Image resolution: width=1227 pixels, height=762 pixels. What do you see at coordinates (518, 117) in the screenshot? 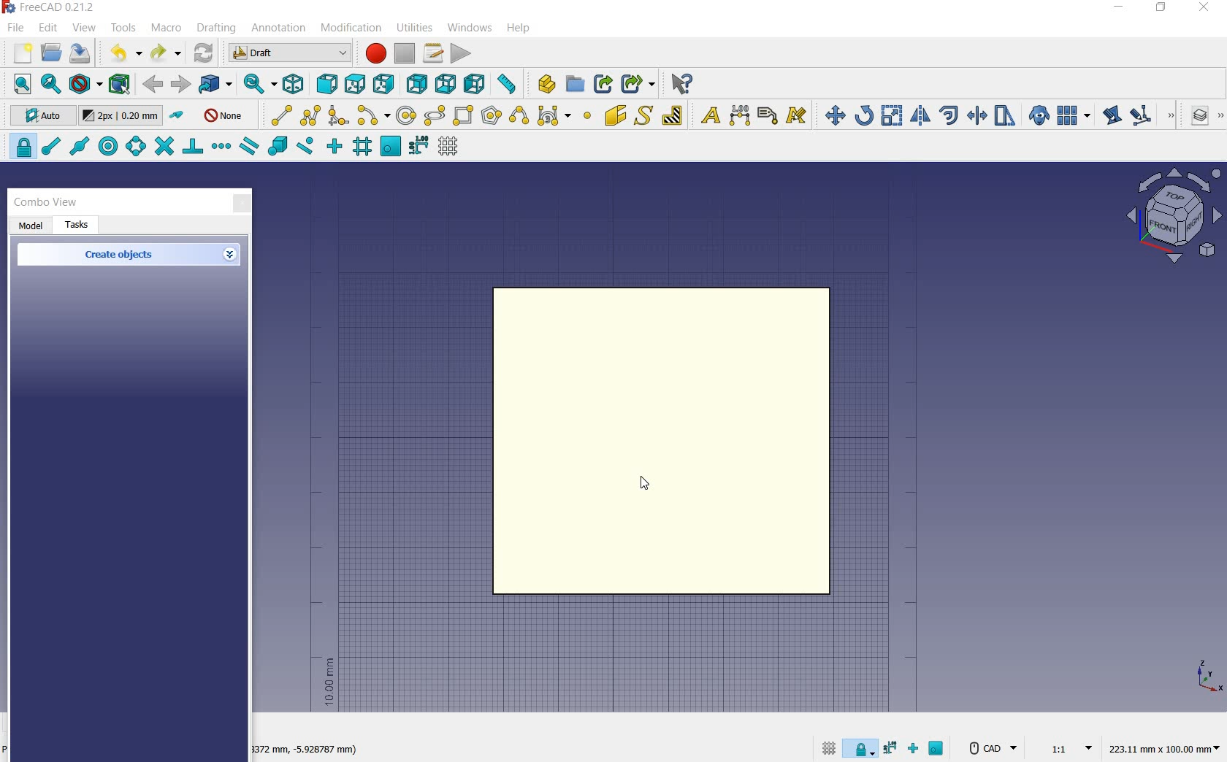
I see `b-spline` at bounding box center [518, 117].